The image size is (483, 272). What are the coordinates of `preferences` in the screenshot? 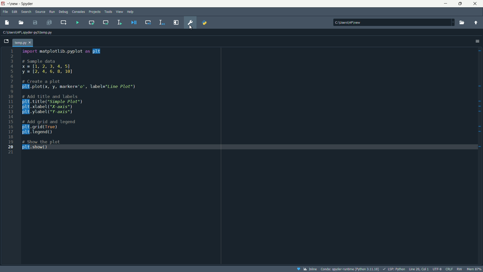 It's located at (191, 22).